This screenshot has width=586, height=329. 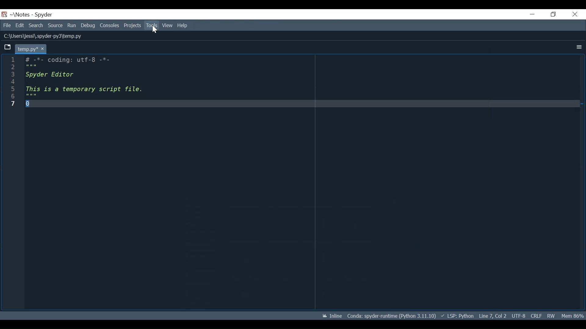 What do you see at coordinates (553, 316) in the screenshot?
I see `File Permission` at bounding box center [553, 316].